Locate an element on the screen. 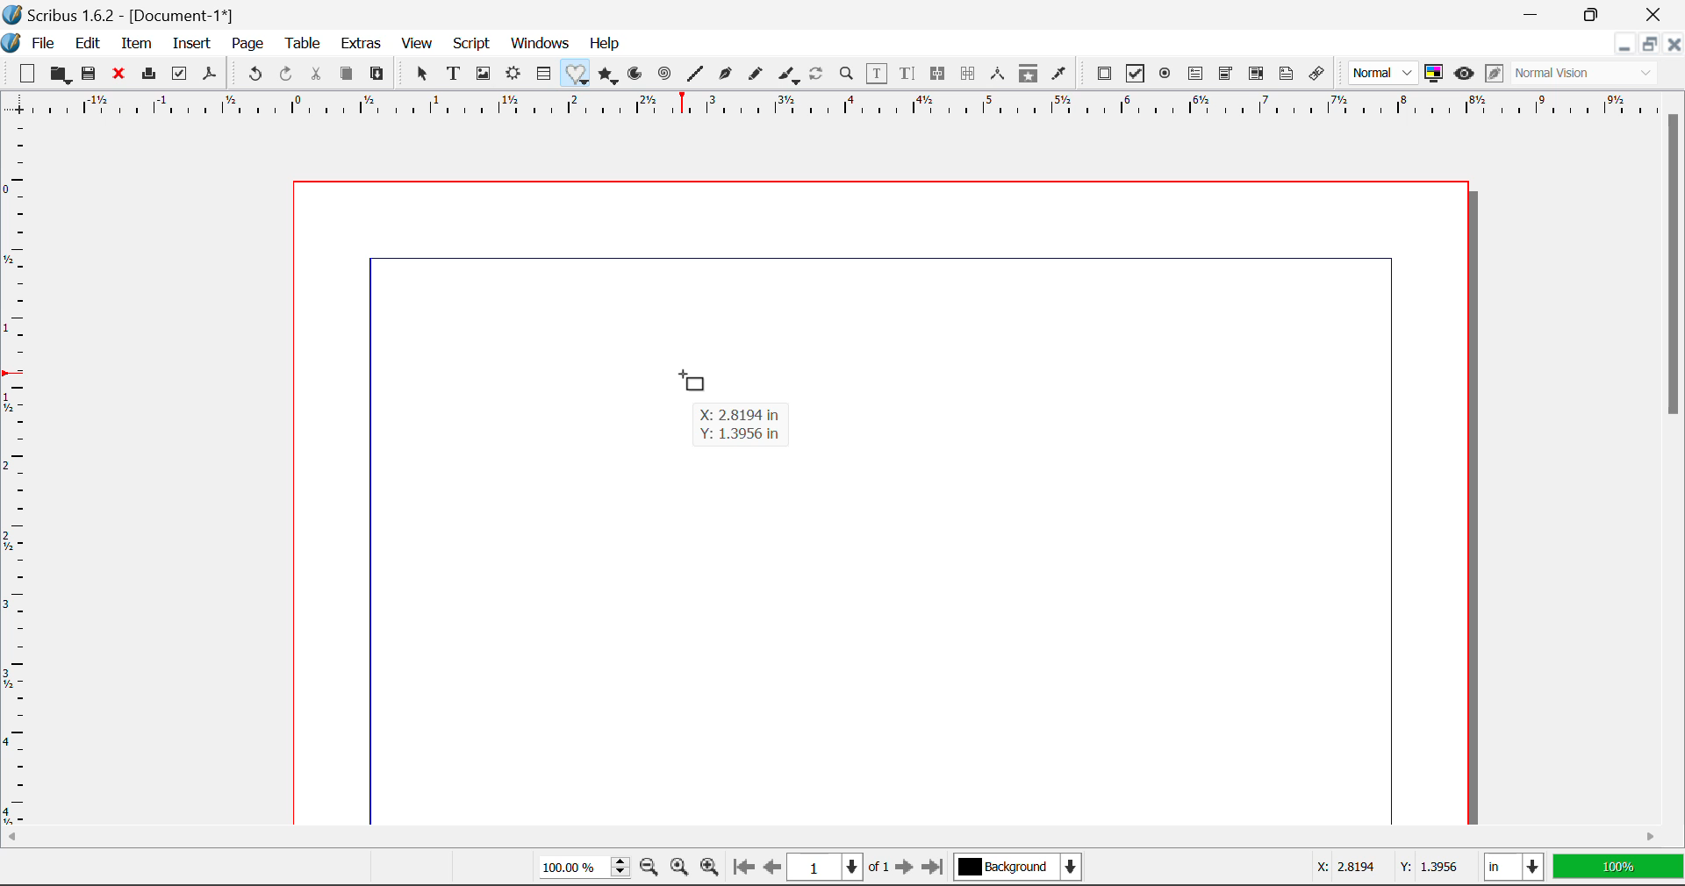  Freehand Curve is located at coordinates (757, 74).